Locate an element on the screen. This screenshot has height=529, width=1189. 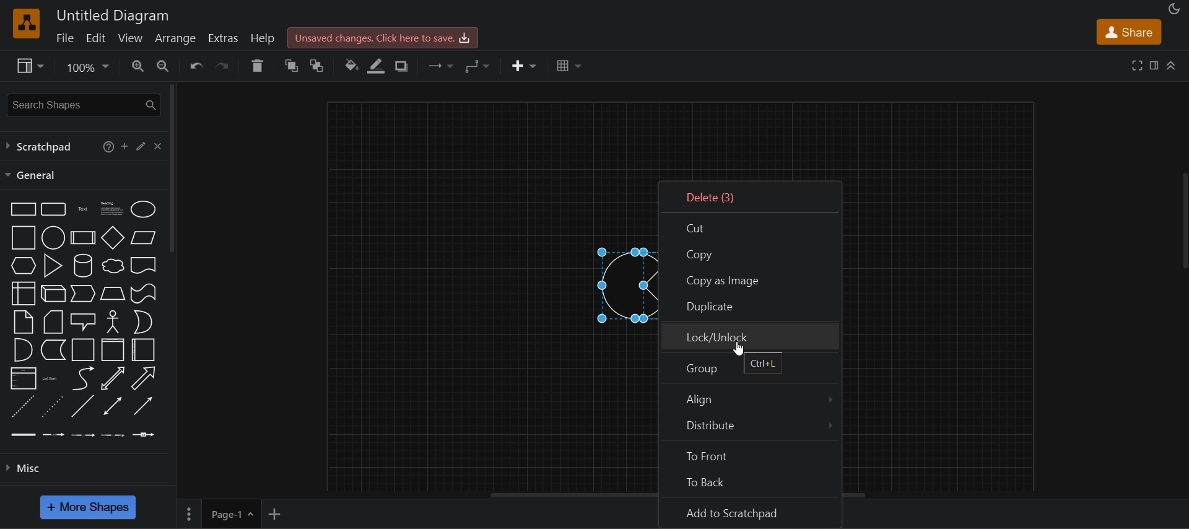
list is located at coordinates (22, 378).